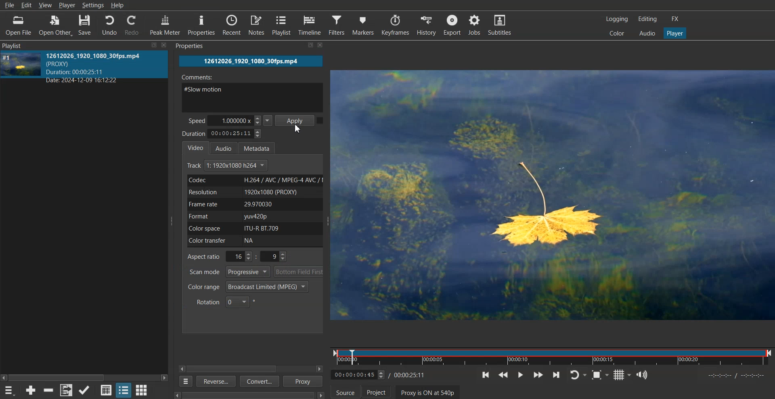 This screenshot has height=399, width=775. What do you see at coordinates (228, 166) in the screenshot?
I see `Track` at bounding box center [228, 166].